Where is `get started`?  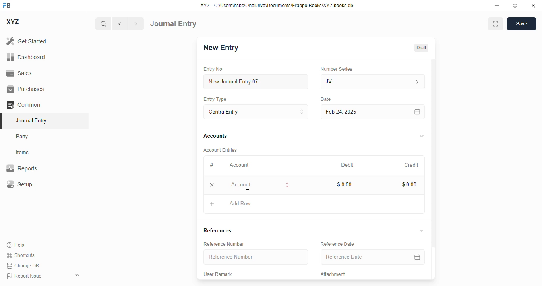 get started is located at coordinates (27, 41).